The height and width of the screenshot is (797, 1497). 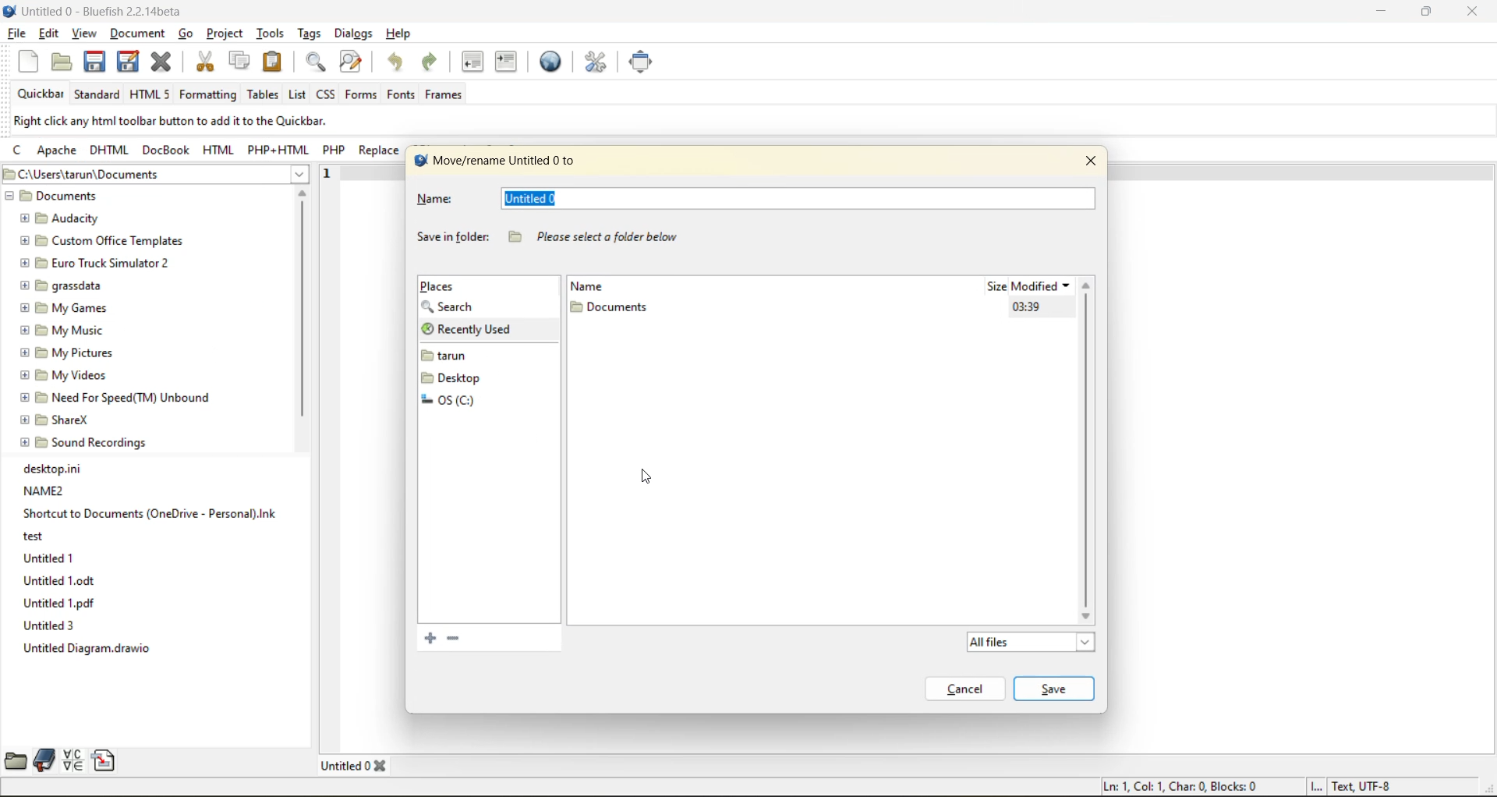 What do you see at coordinates (83, 441) in the screenshot?
I see `Sound Recordings` at bounding box center [83, 441].